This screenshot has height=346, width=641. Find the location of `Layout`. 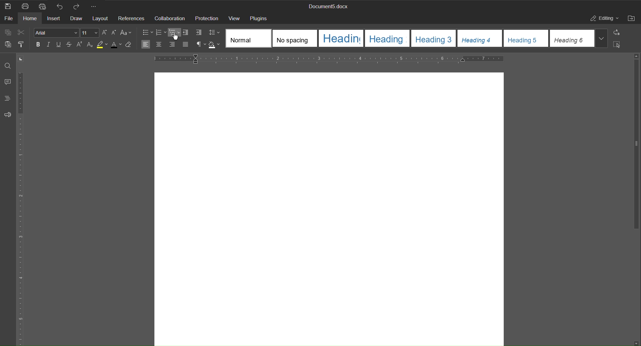

Layout is located at coordinates (102, 19).